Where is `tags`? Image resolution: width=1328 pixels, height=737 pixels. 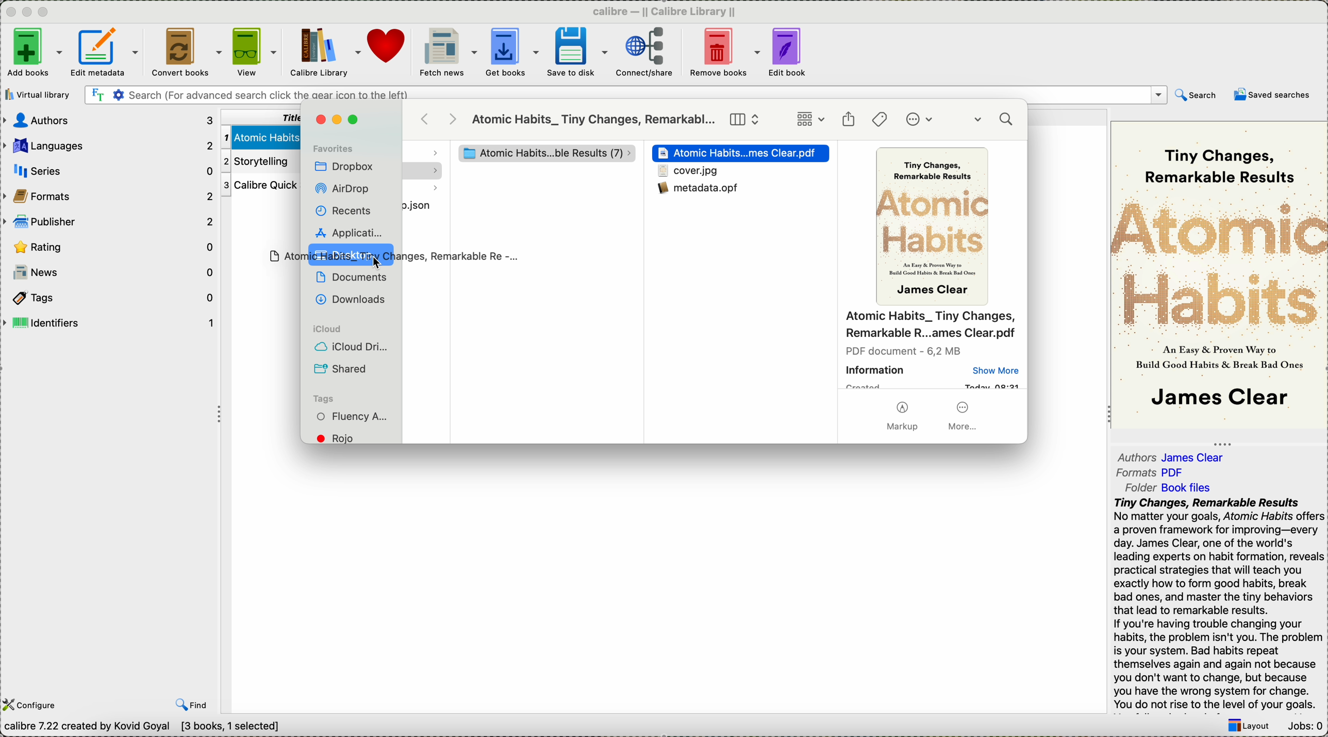 tags is located at coordinates (323, 399).